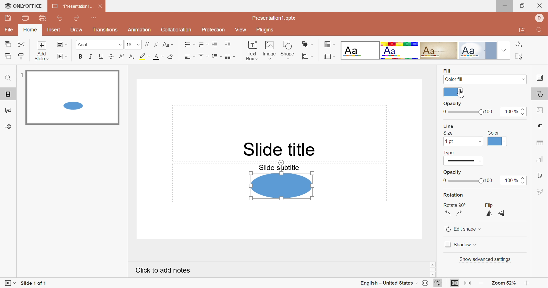 The image size is (548, 288). Describe the element at coordinates (494, 132) in the screenshot. I see `Color` at that location.